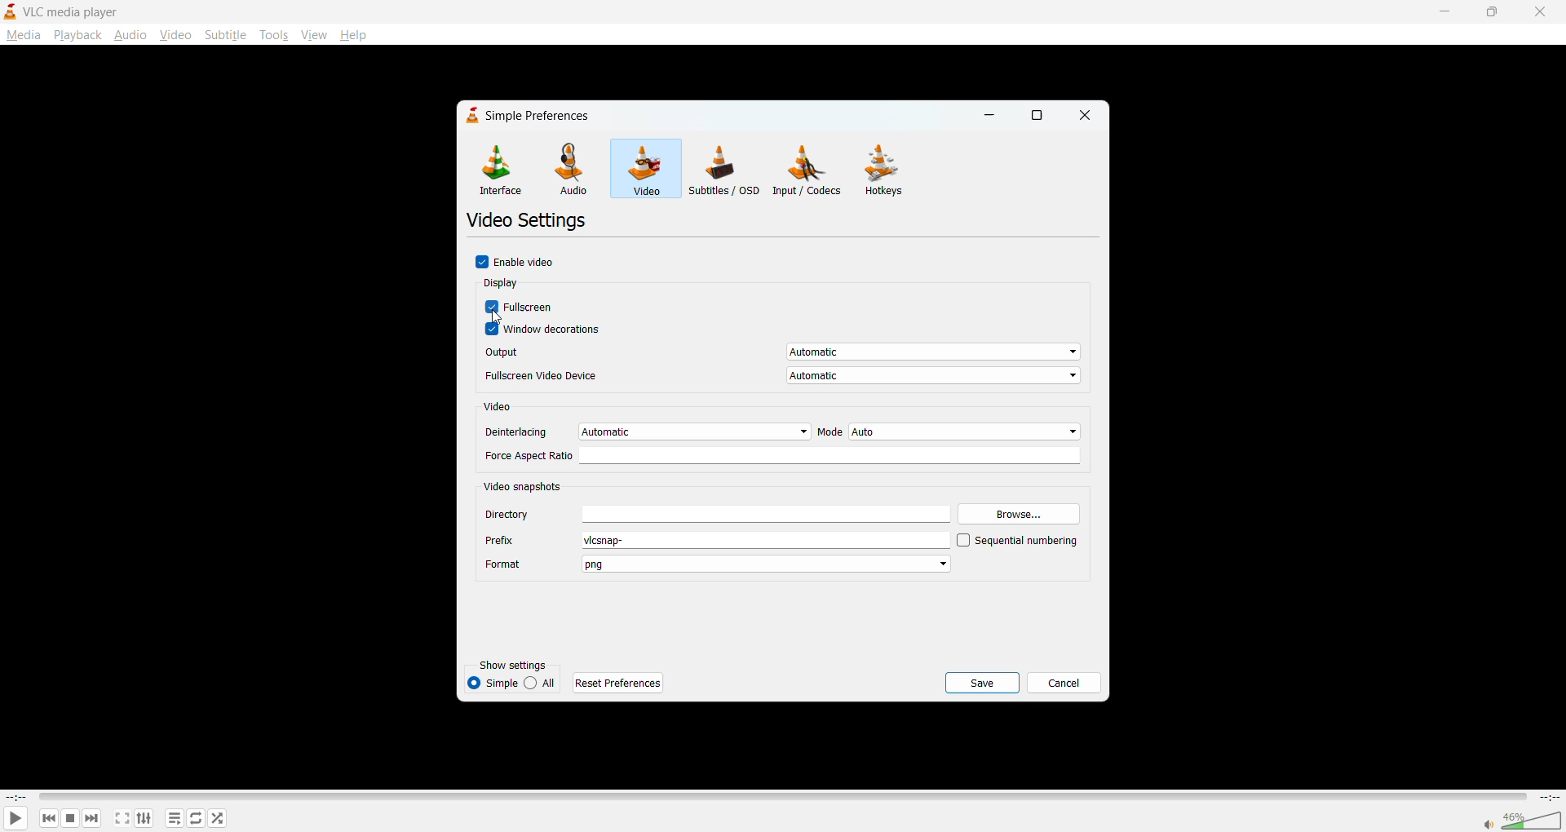 The height and width of the screenshot is (832, 1566). Describe the element at coordinates (522, 308) in the screenshot. I see `fullscreen` at that location.